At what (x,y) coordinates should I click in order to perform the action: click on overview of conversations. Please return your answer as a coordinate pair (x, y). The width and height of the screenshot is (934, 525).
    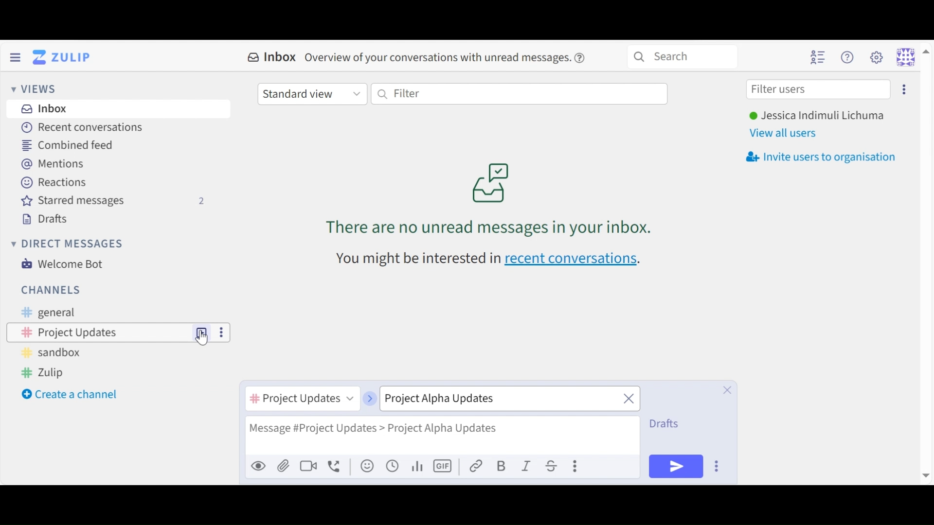
    Looking at the image, I should click on (438, 58).